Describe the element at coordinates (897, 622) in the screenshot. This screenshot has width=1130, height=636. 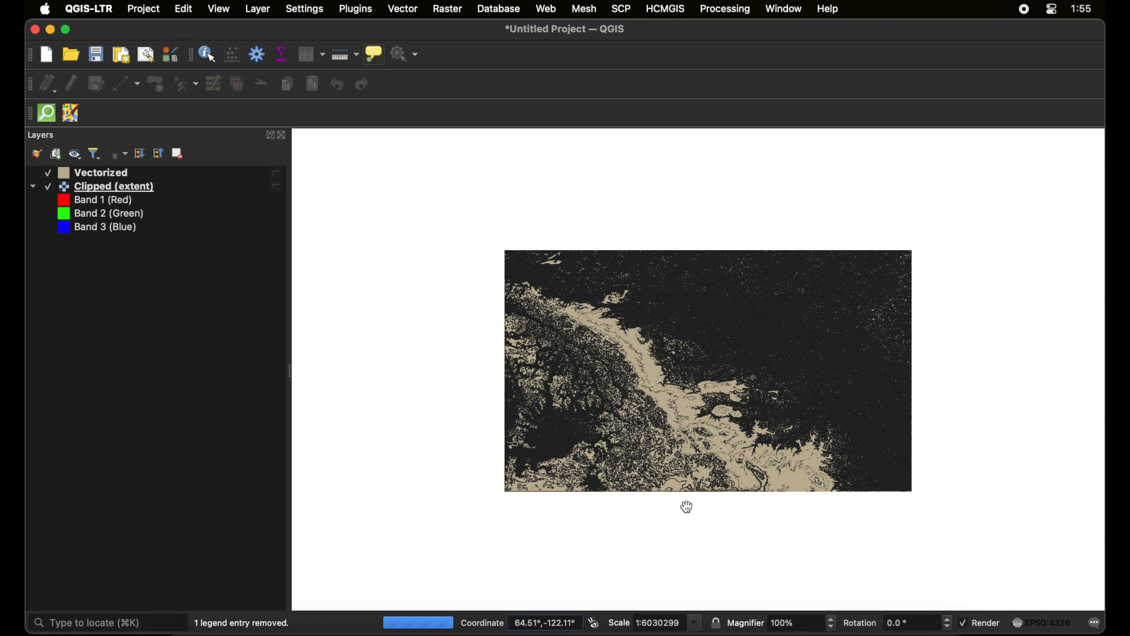
I see `rotation` at that location.